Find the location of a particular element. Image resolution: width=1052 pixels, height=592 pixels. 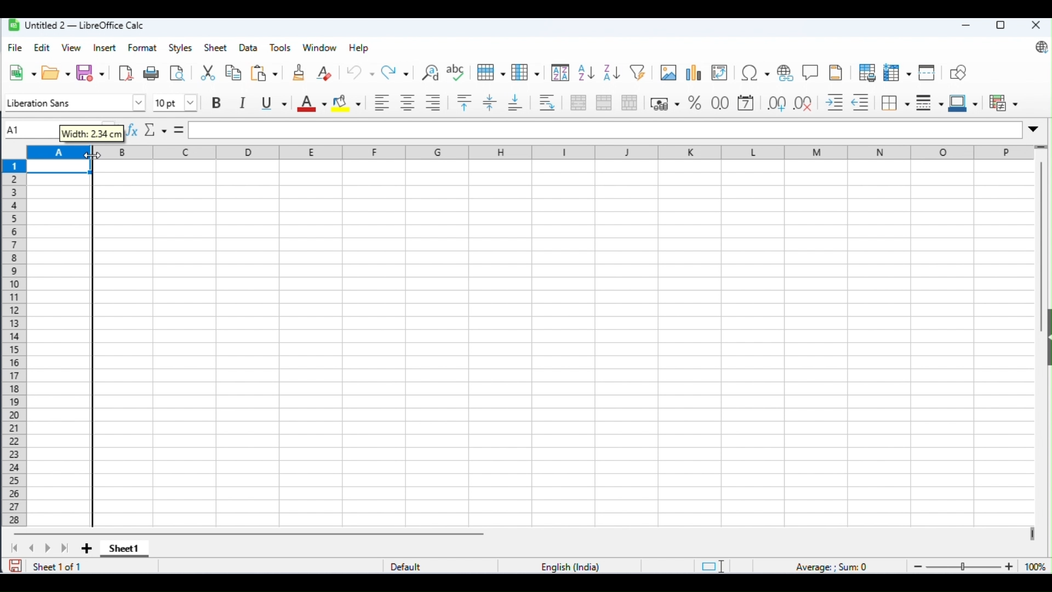

formula is located at coordinates (834, 566).